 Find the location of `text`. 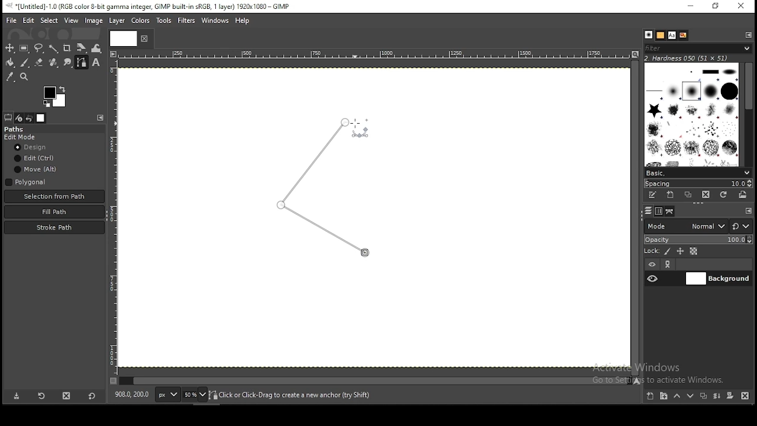

text is located at coordinates (671, 35).